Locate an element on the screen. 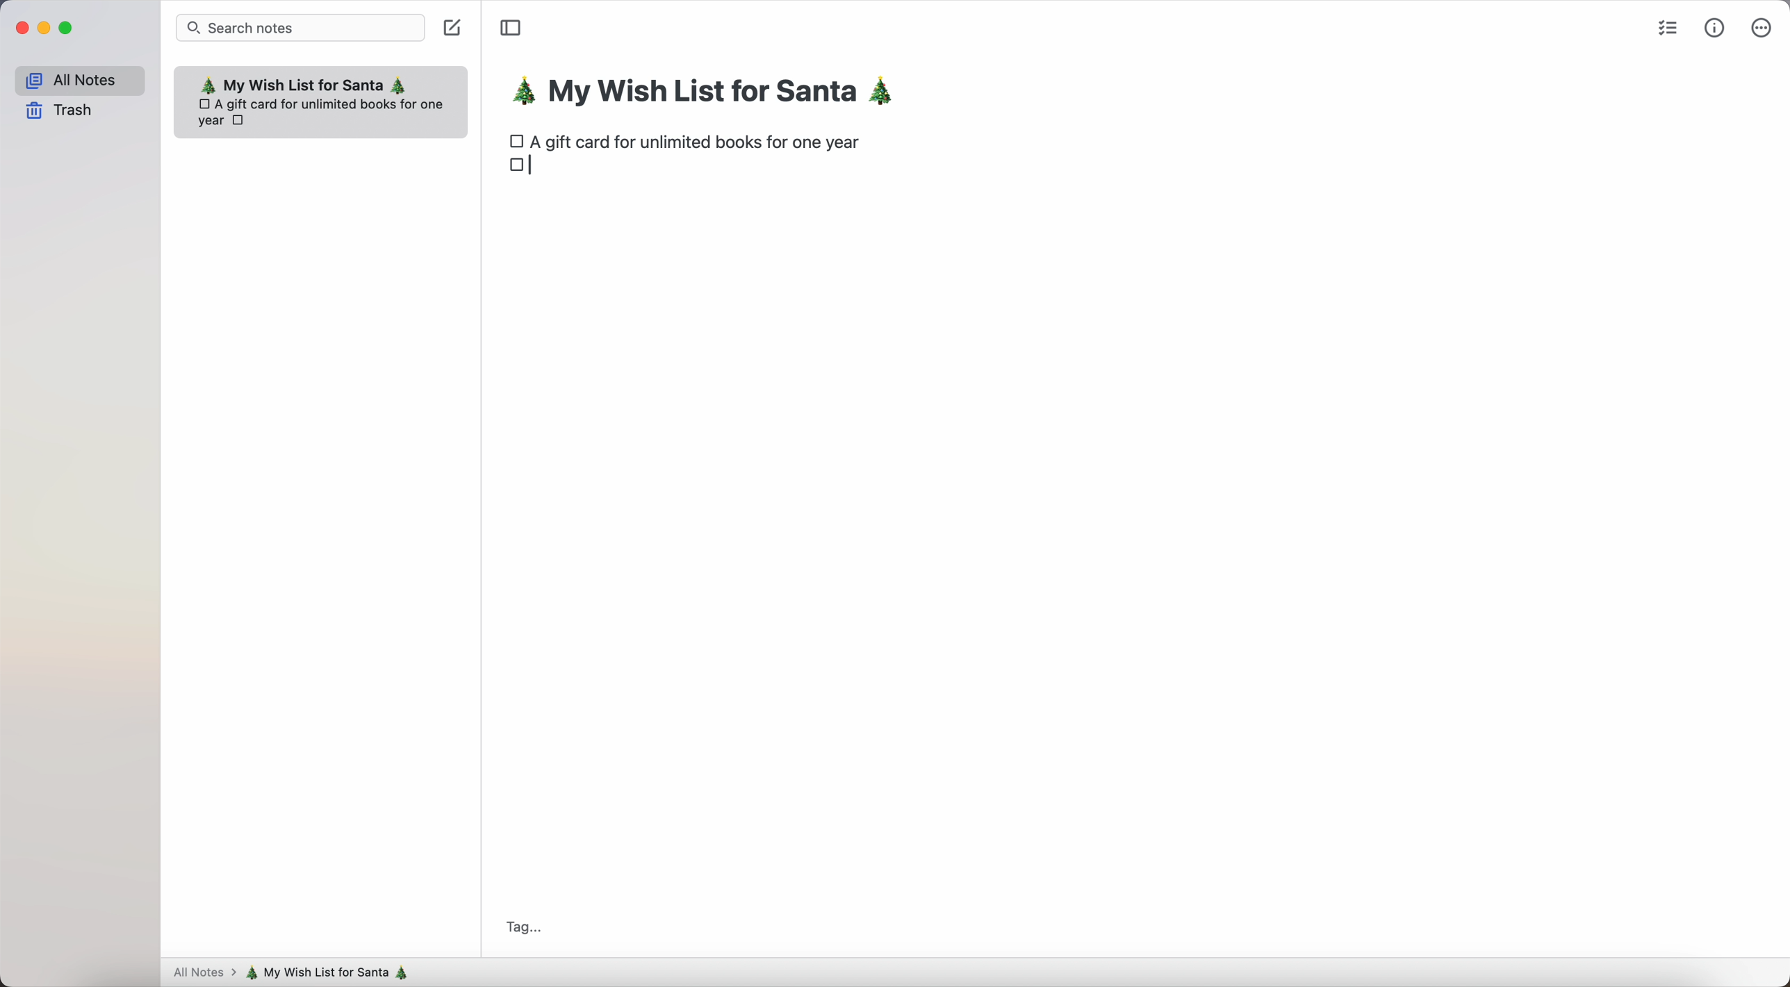 The width and height of the screenshot is (1790, 987). A gift card for unlimited books for one year is located at coordinates (700, 141).